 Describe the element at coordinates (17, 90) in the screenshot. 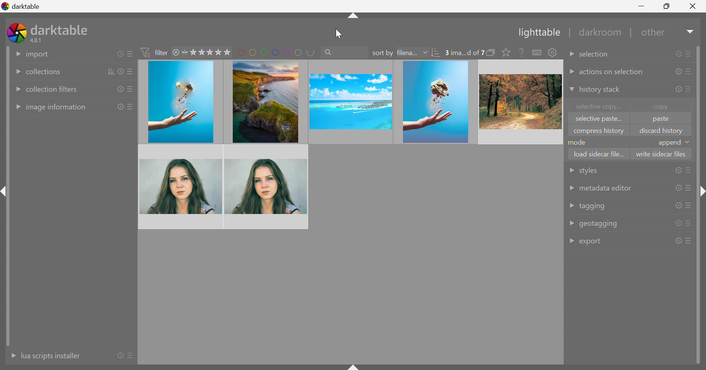

I see `Drop Down` at that location.